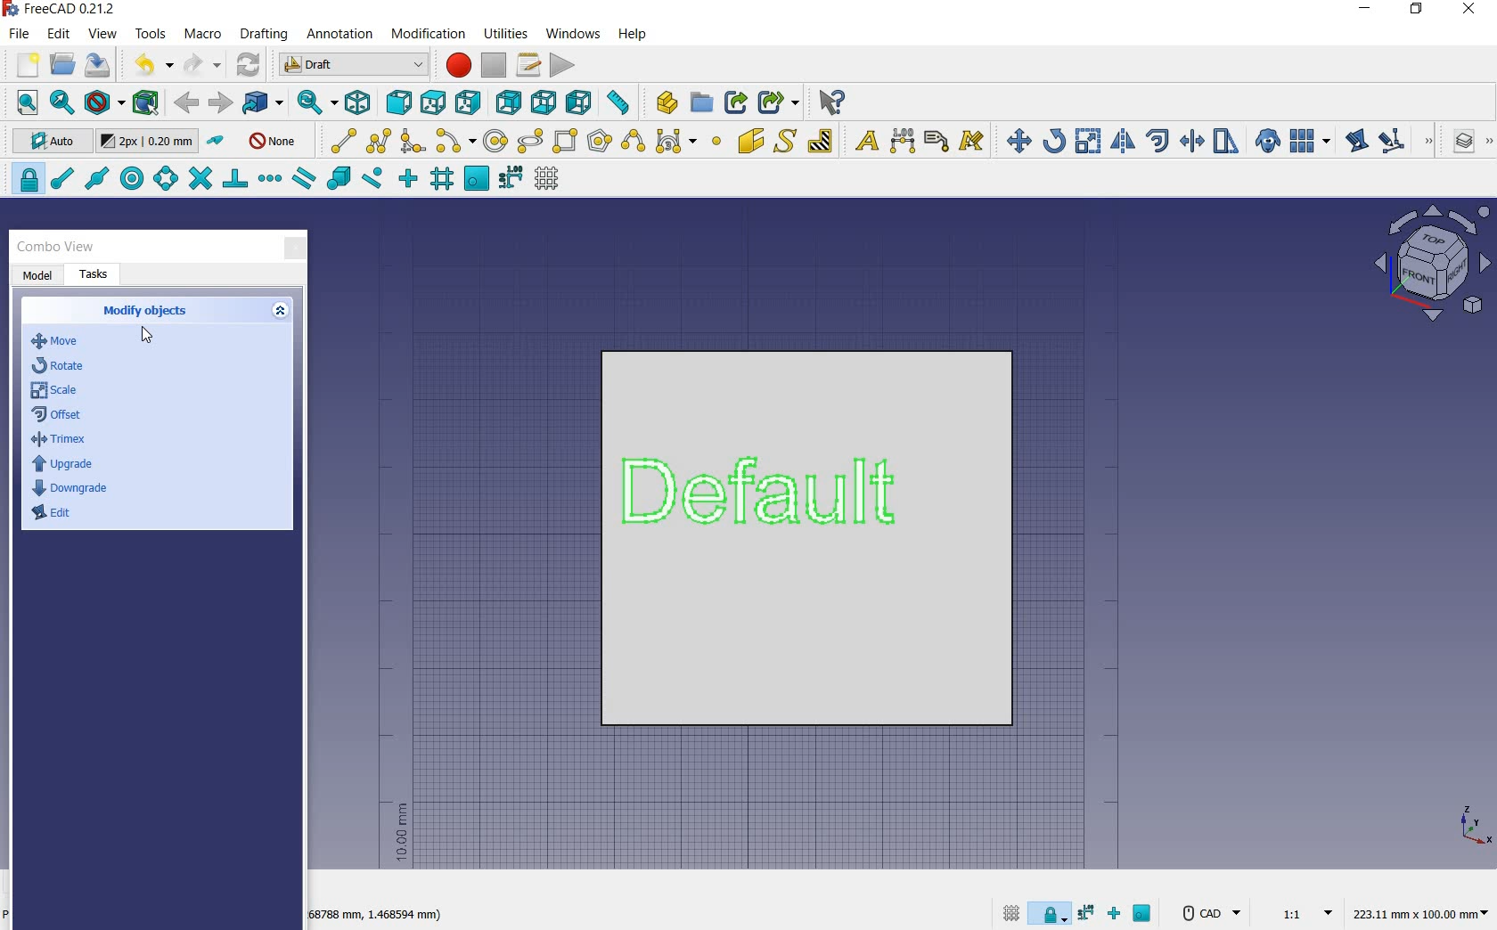  Describe the element at coordinates (583, 102) in the screenshot. I see `left` at that location.